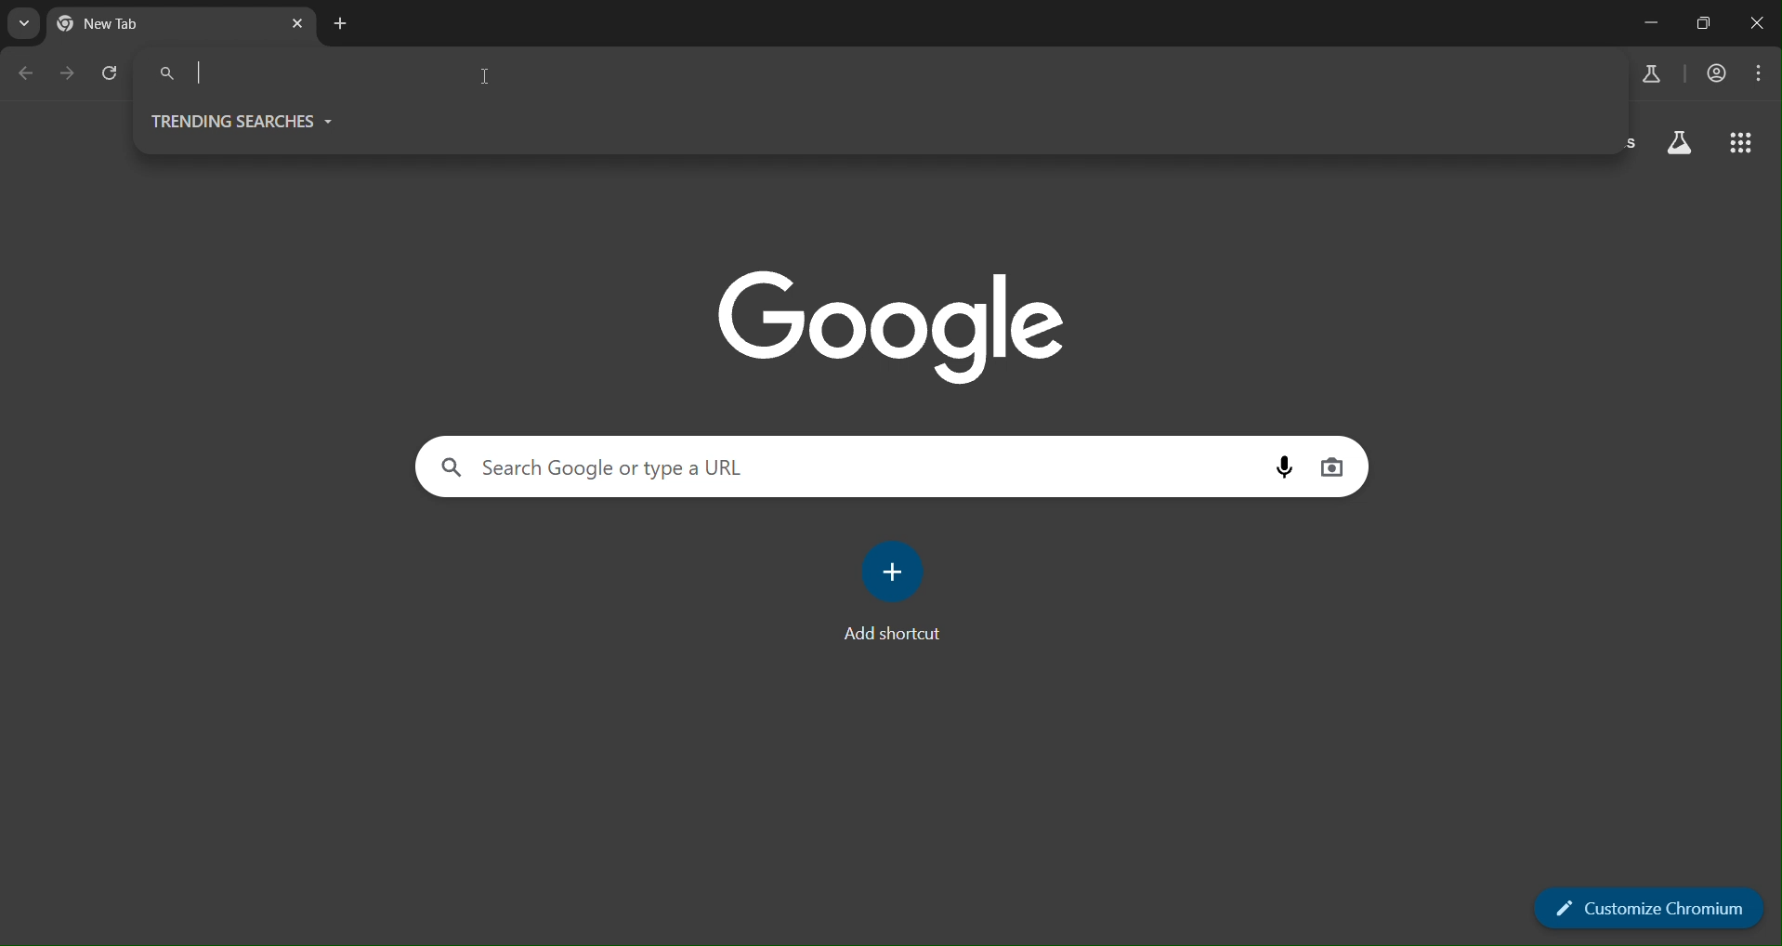 The height and width of the screenshot is (946, 1782). I want to click on close, so click(1758, 24).